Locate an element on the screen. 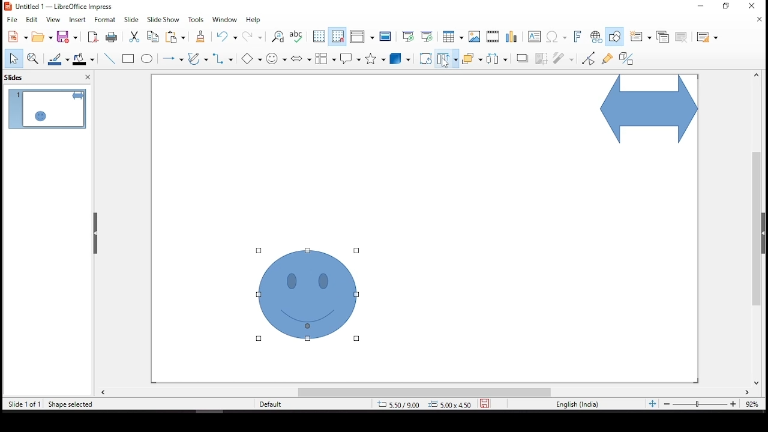  insert special characters is located at coordinates (557, 37).